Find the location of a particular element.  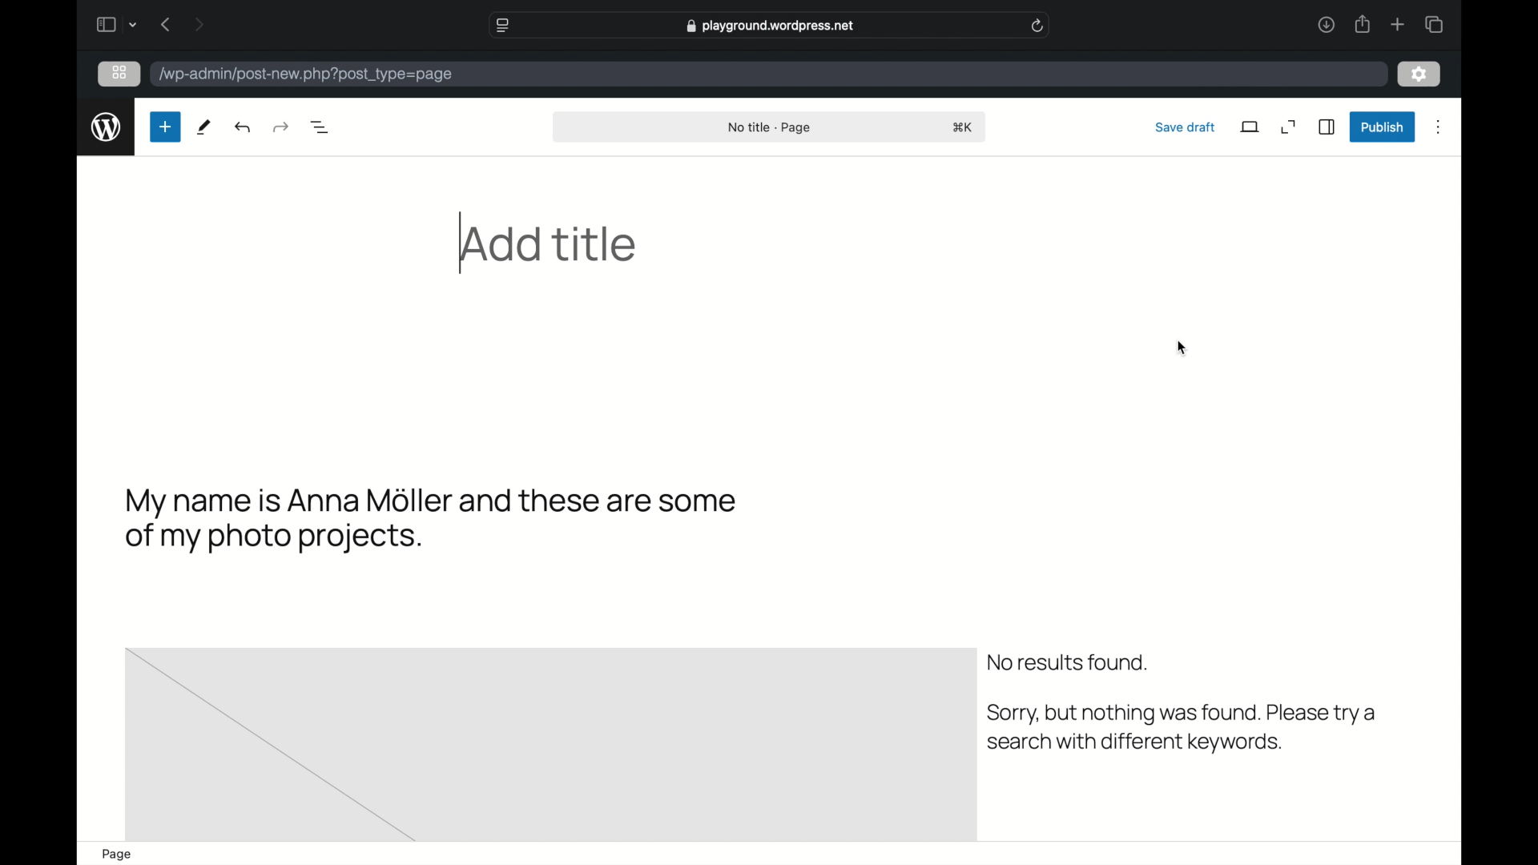

grid is located at coordinates (121, 73).